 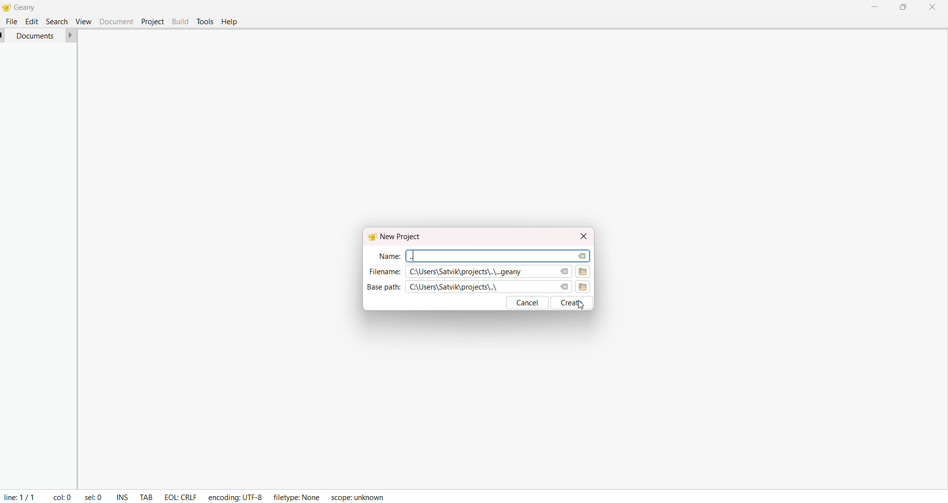 I want to click on search, so click(x=56, y=21).